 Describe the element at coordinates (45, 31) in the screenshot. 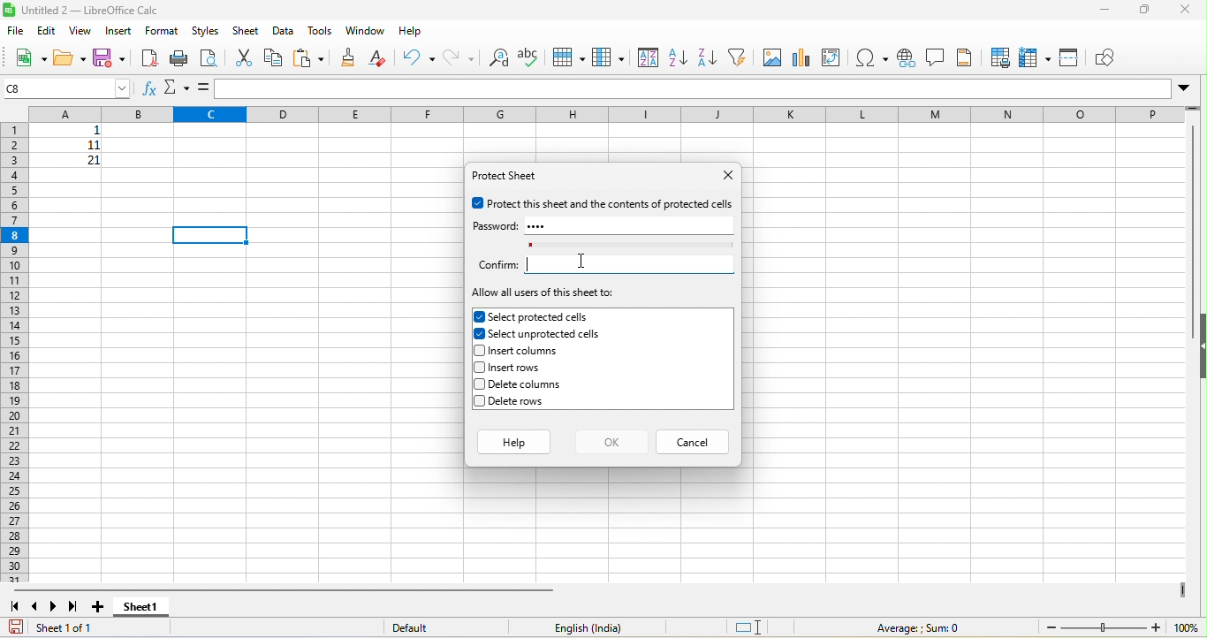

I see `edit` at that location.